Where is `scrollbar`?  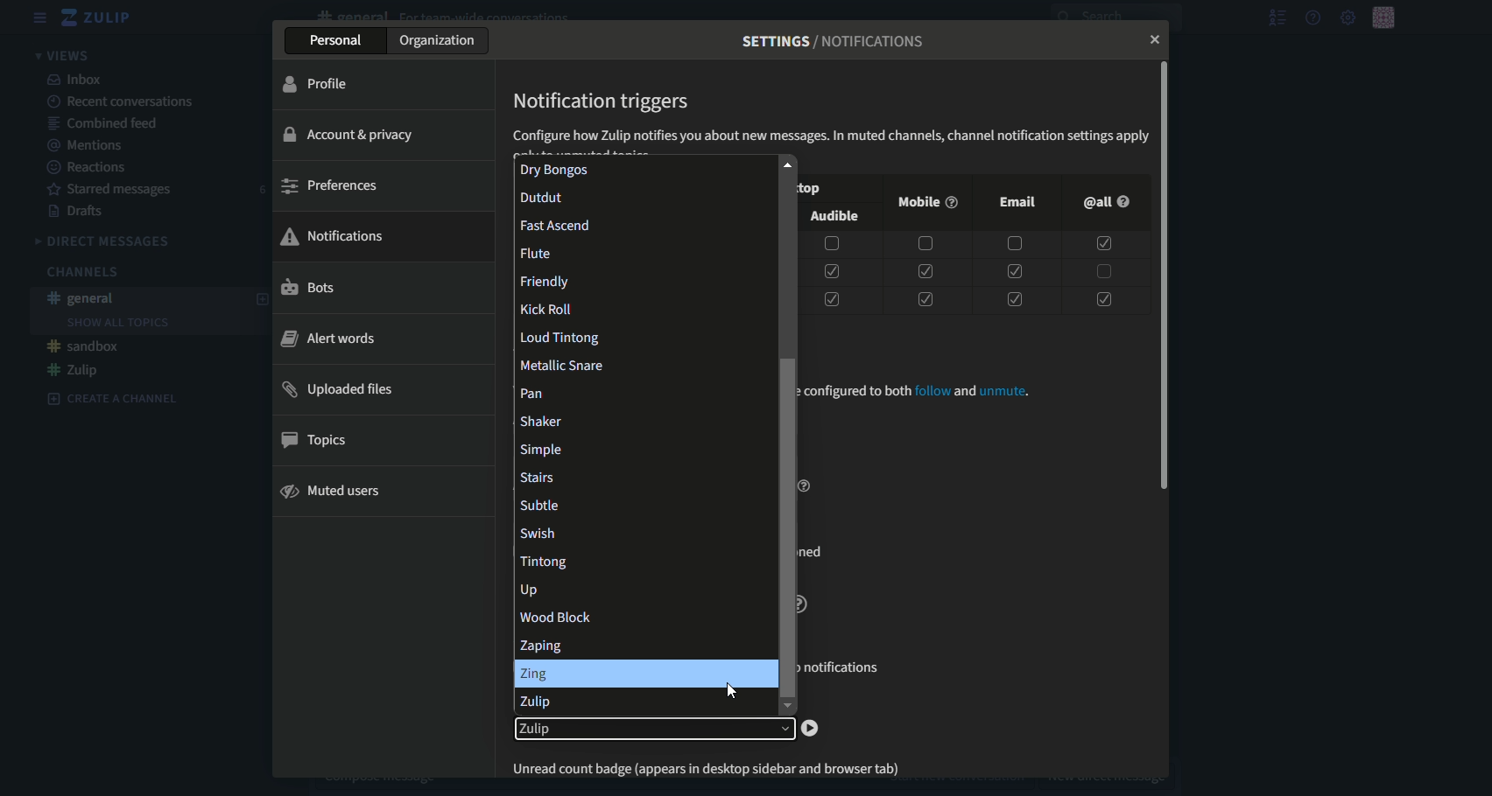 scrollbar is located at coordinates (787, 527).